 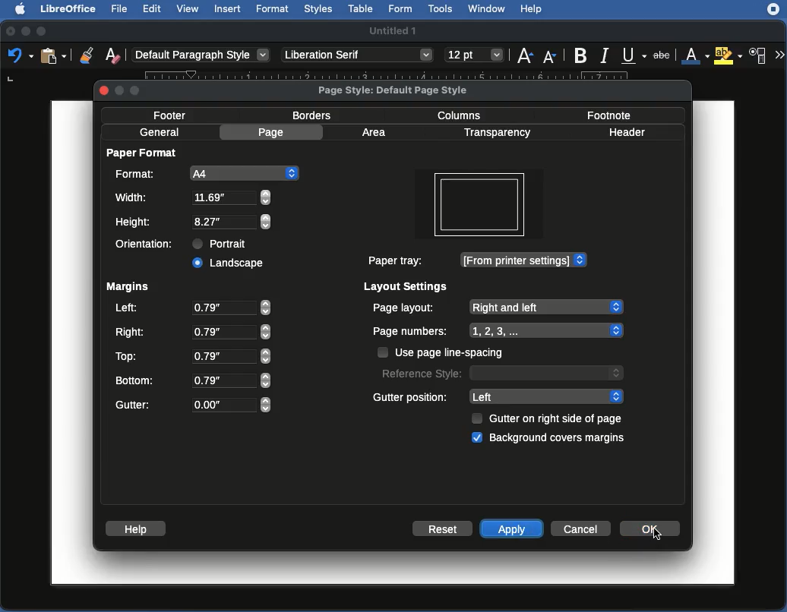 I want to click on Page layout, so click(x=498, y=308).